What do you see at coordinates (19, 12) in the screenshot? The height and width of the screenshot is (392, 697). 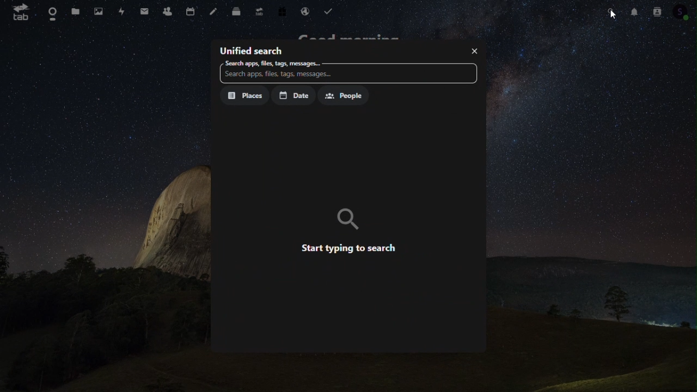 I see `tab` at bounding box center [19, 12].